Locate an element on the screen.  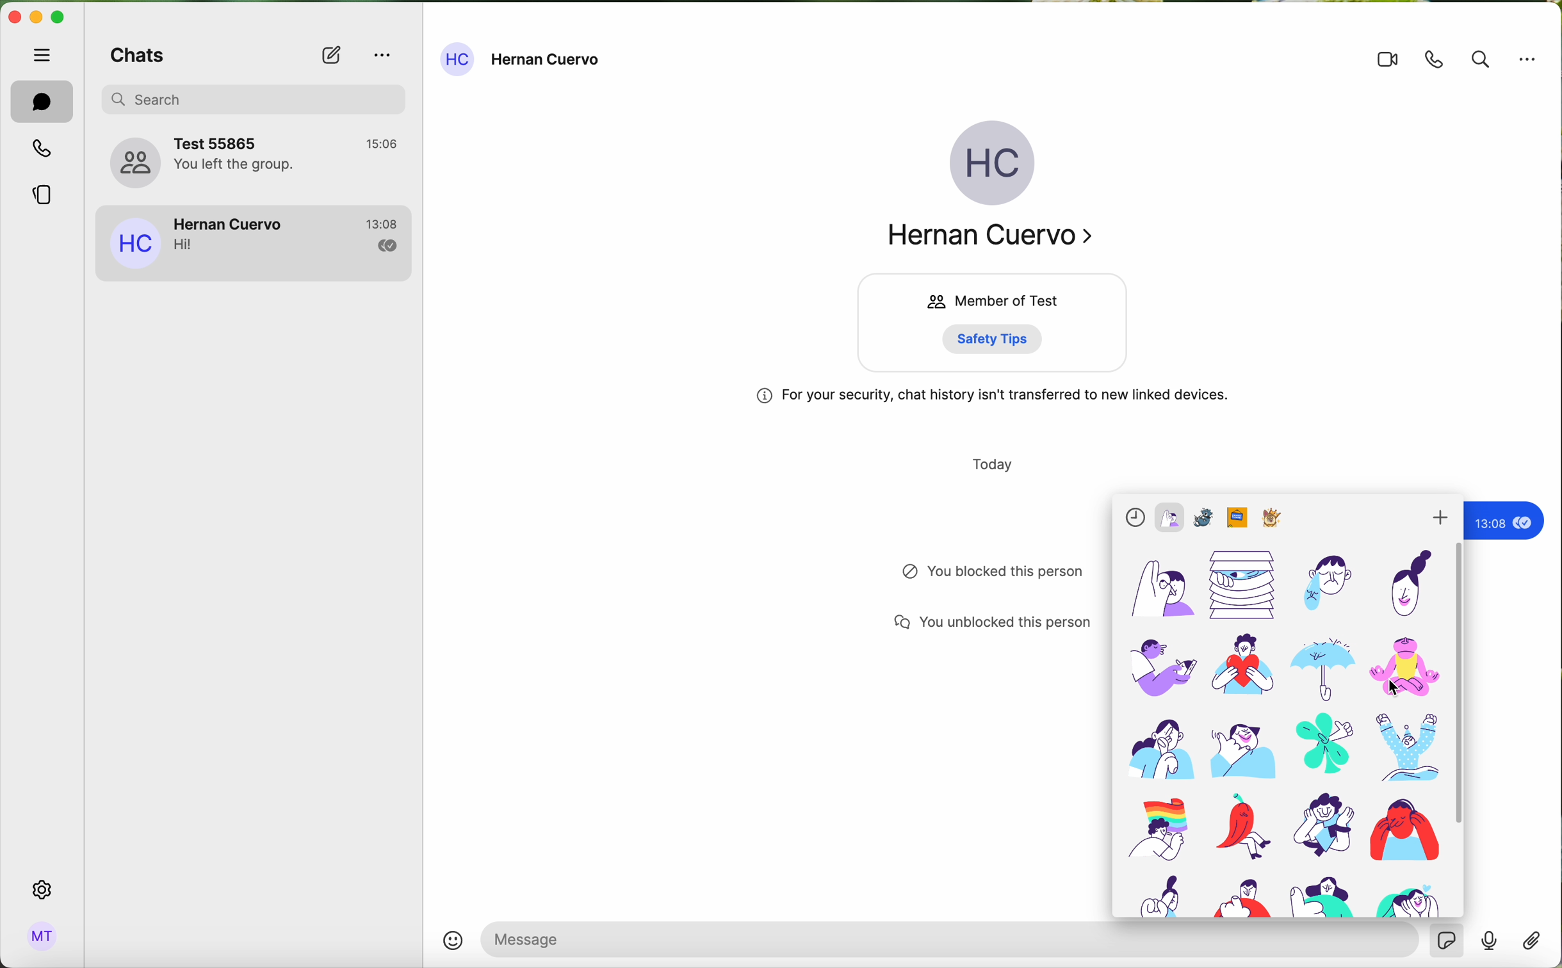
videocall is located at coordinates (1387, 61).